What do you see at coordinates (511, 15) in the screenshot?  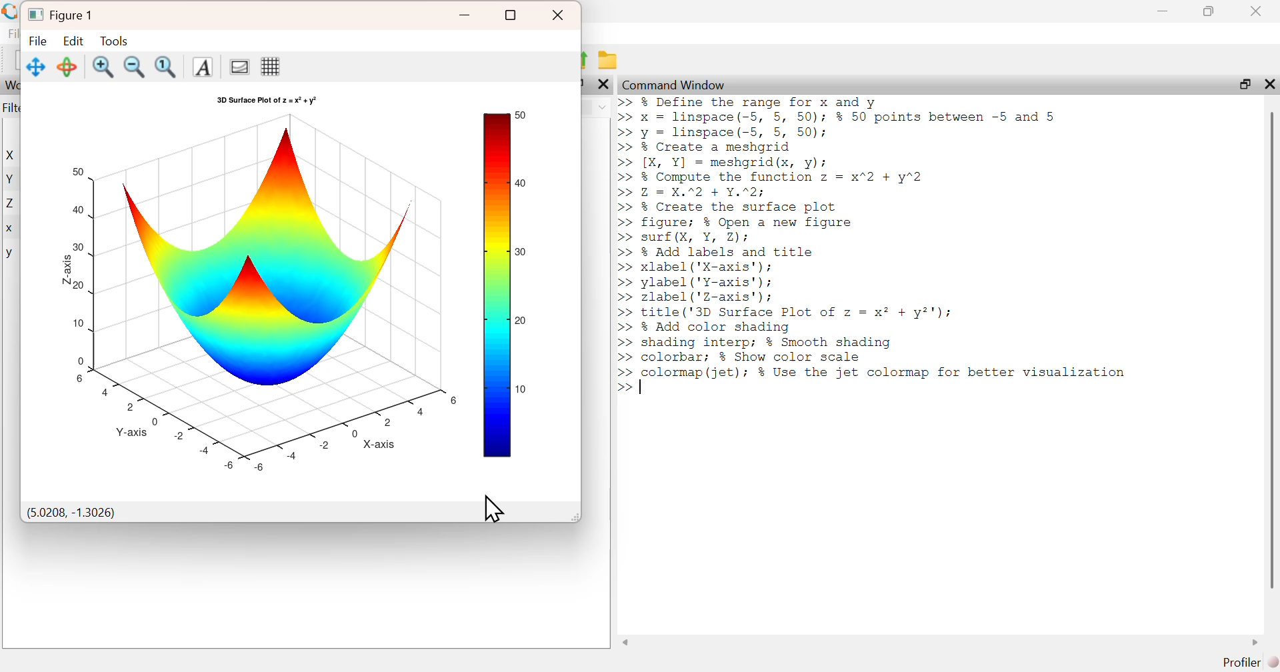 I see `full screen` at bounding box center [511, 15].